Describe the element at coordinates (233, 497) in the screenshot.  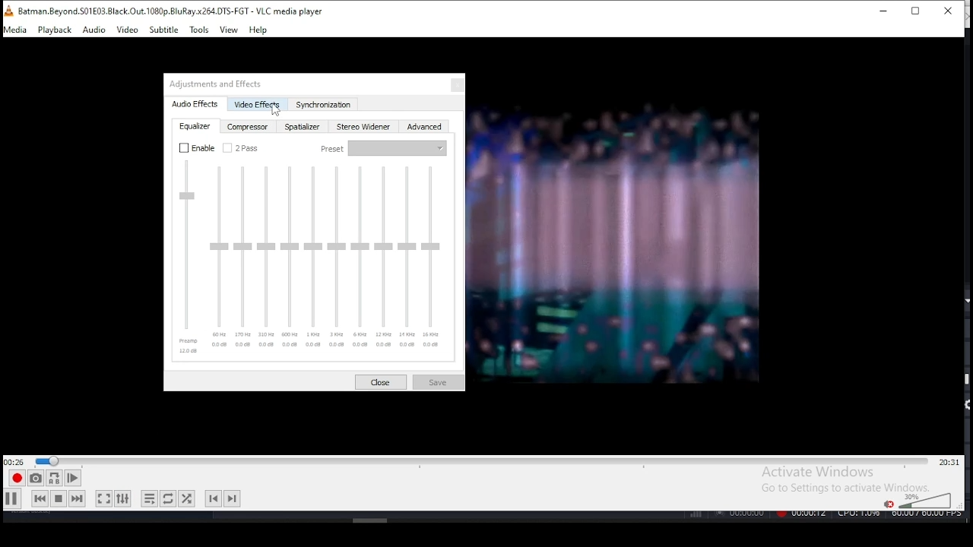
I see `next chapter` at that location.